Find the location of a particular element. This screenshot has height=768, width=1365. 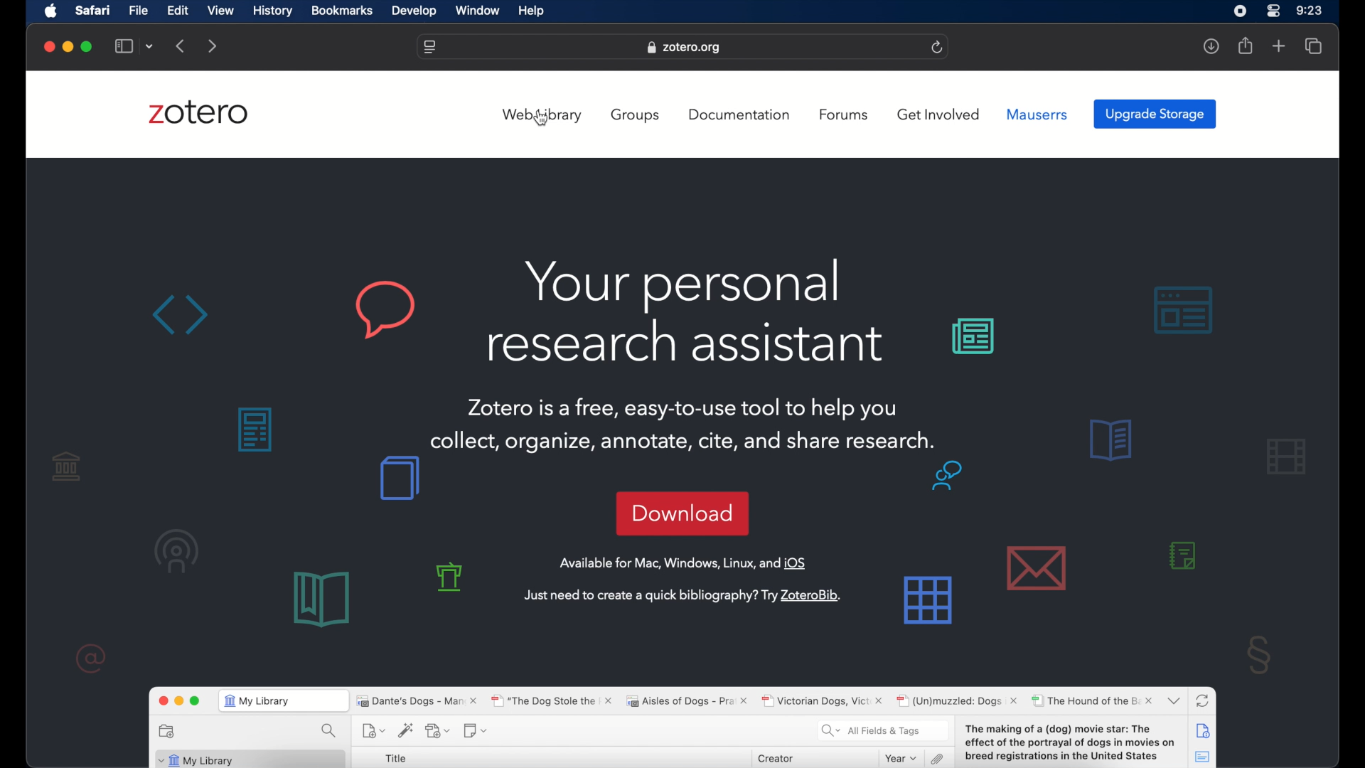

groups  is located at coordinates (636, 115).